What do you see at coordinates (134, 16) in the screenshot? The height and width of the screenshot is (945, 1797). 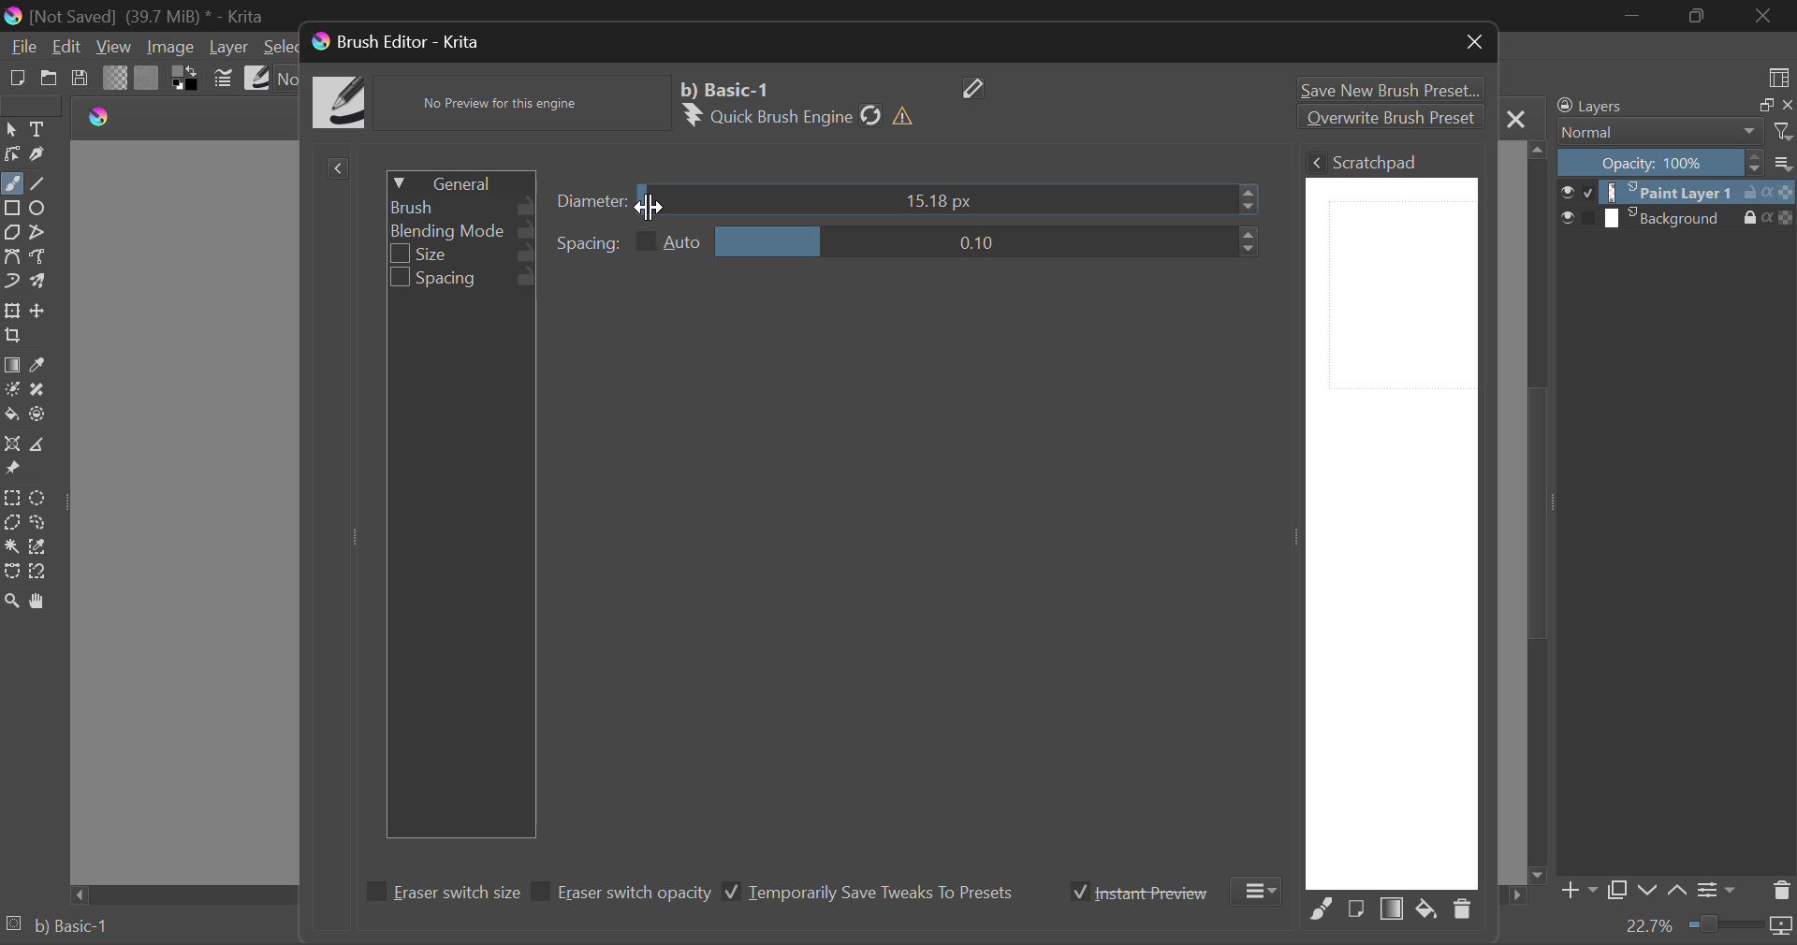 I see `(Not Saved) (39,7 MB)* -Krita` at bounding box center [134, 16].